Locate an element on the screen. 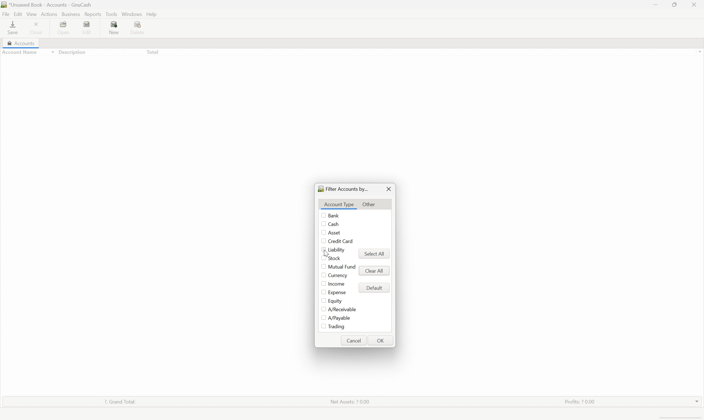  Filter accounts by... is located at coordinates (343, 189).